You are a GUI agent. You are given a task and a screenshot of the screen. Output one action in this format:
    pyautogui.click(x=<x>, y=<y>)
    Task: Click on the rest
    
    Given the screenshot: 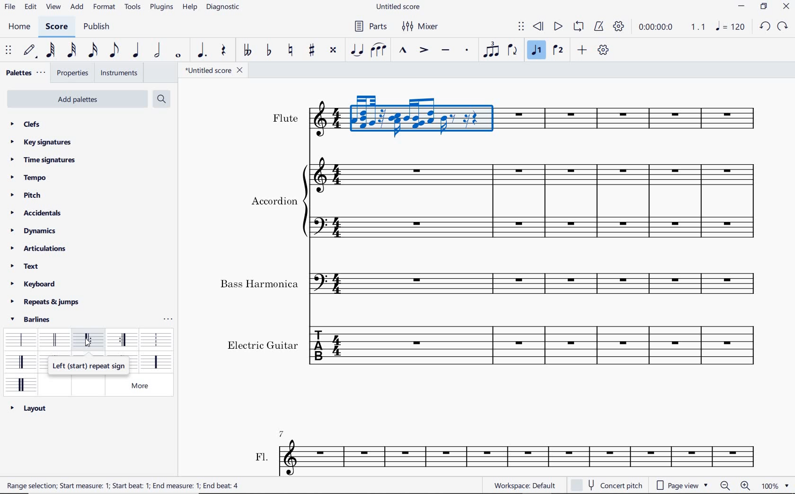 What is the action you would take?
    pyautogui.click(x=222, y=50)
    